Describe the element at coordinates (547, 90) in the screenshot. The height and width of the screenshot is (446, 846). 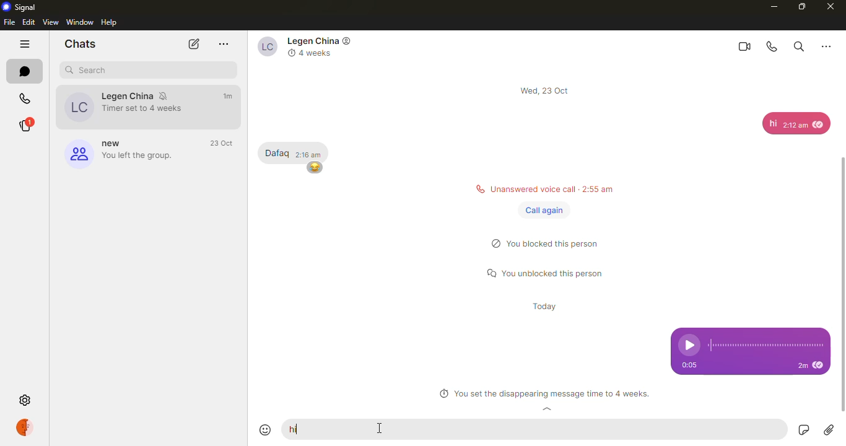
I see `wed, 23 oct` at that location.